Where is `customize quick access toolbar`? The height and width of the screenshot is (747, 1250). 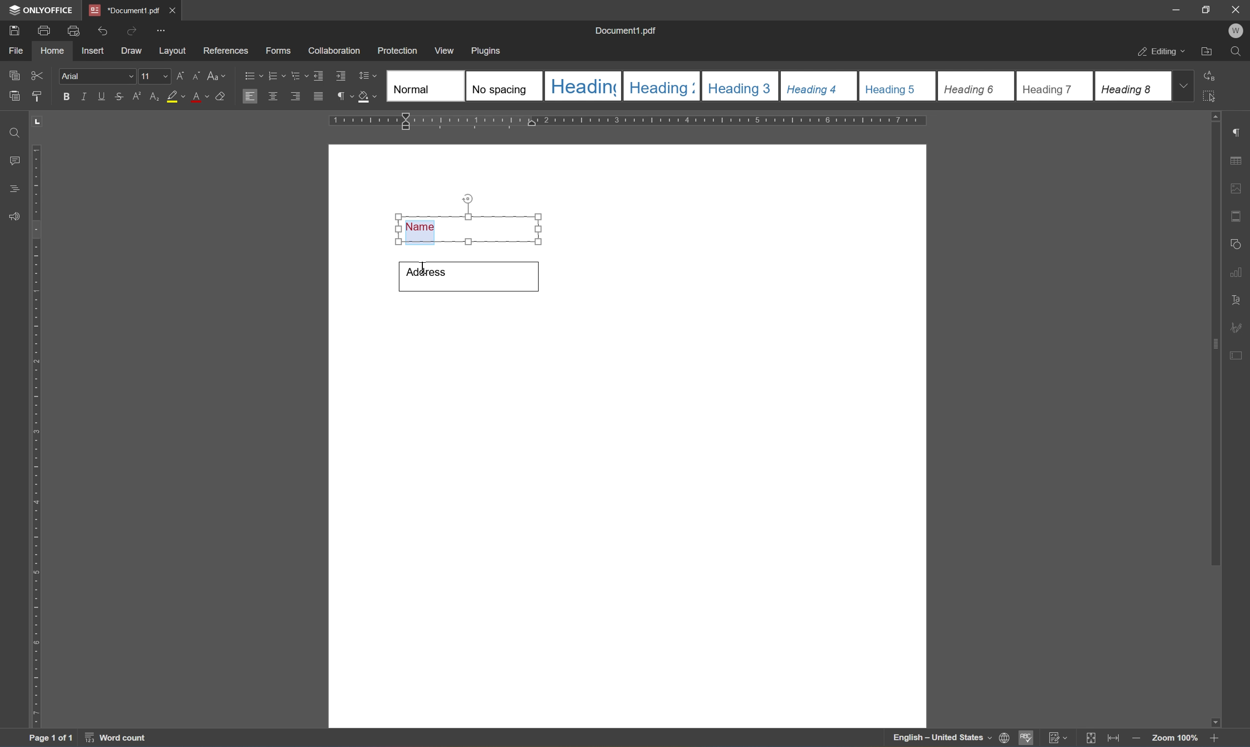
customize quick access toolbar is located at coordinates (161, 30).